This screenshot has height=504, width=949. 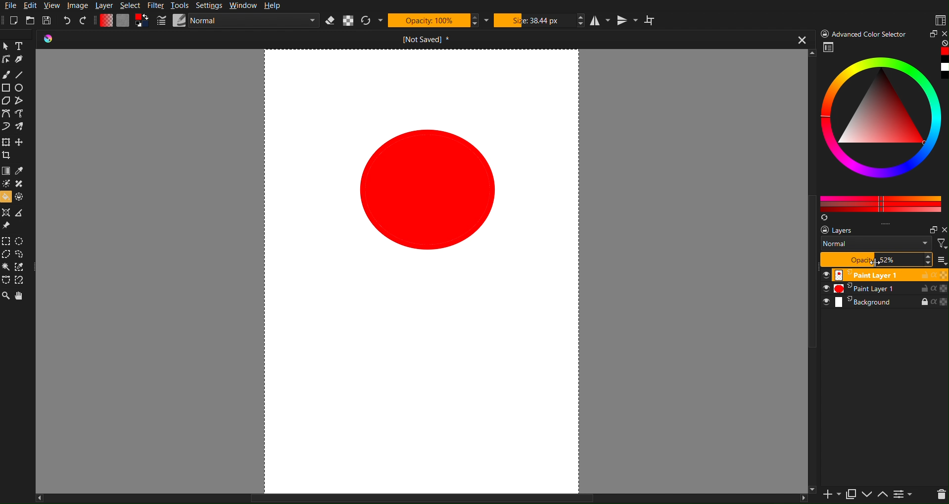 I want to click on Settings, so click(x=209, y=6).